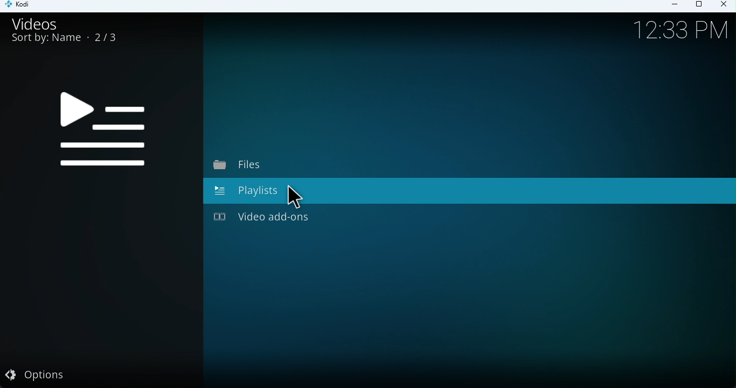 The height and width of the screenshot is (388, 736). What do you see at coordinates (259, 167) in the screenshot?
I see `Files` at bounding box center [259, 167].